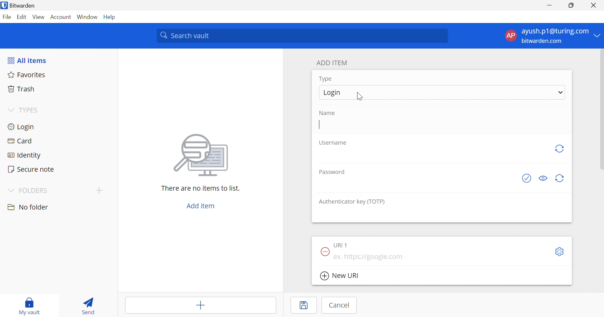  What do you see at coordinates (27, 6) in the screenshot?
I see `Bitwarden` at bounding box center [27, 6].